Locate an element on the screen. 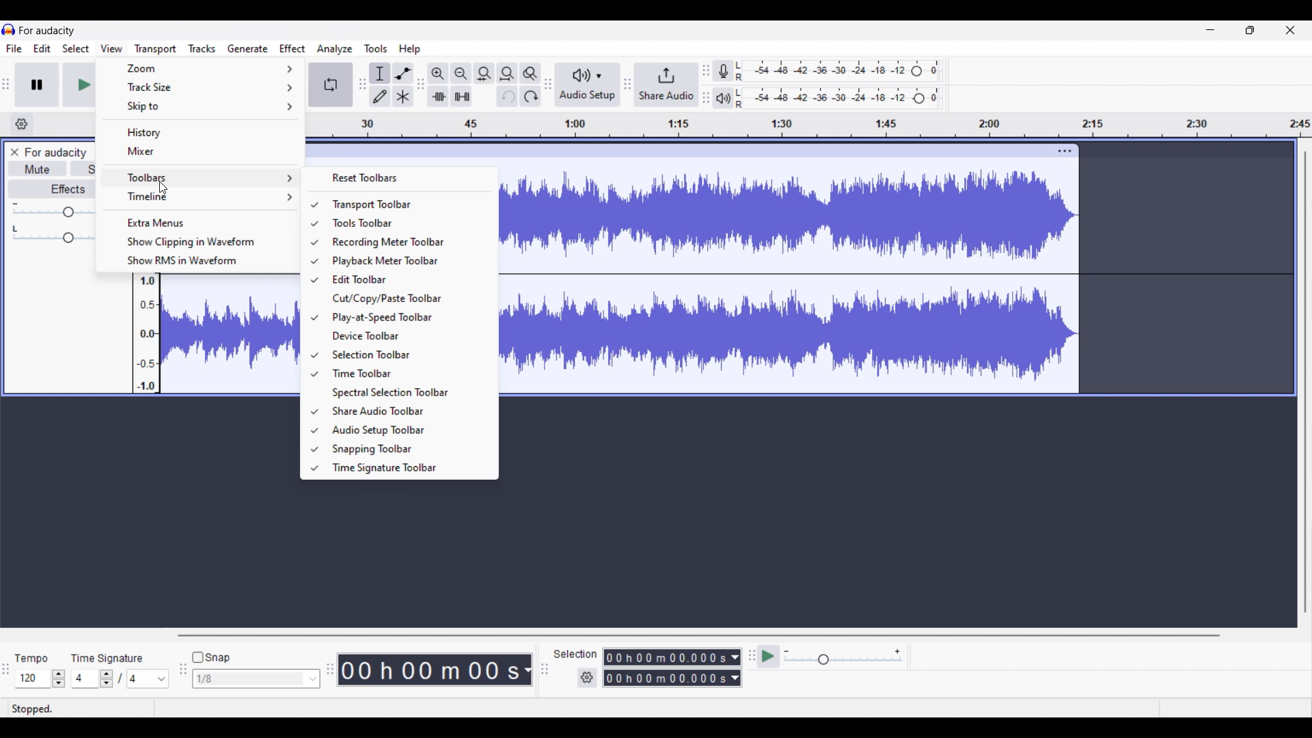  Help is located at coordinates (410, 49).